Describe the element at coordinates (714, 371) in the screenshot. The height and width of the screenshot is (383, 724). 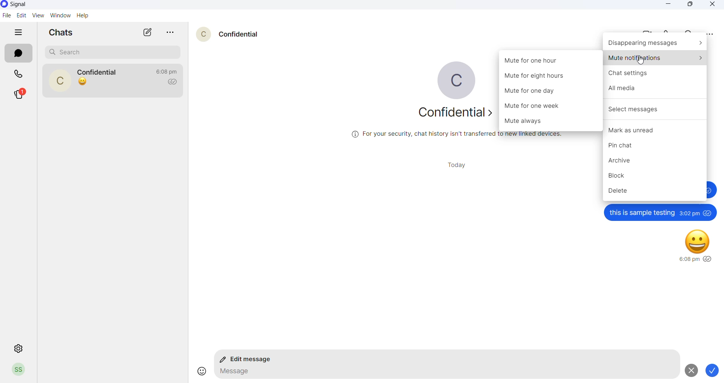
I see `ok` at that location.